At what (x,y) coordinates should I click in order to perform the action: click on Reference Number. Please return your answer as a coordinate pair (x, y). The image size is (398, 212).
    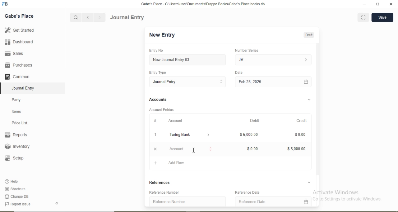
    Looking at the image, I should click on (169, 201).